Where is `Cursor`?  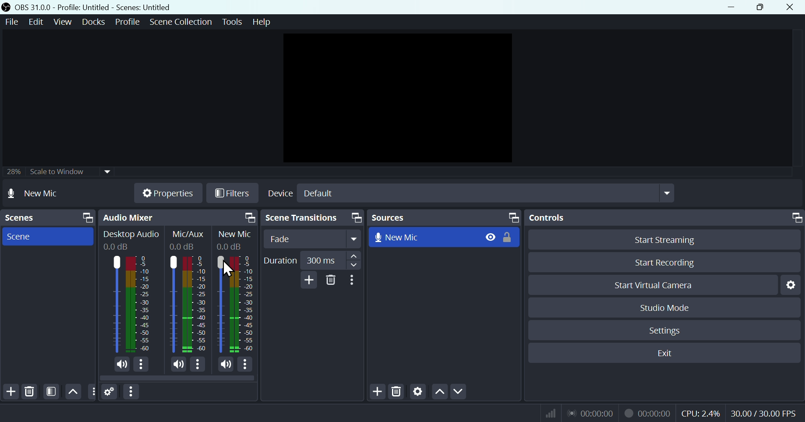
Cursor is located at coordinates (229, 269).